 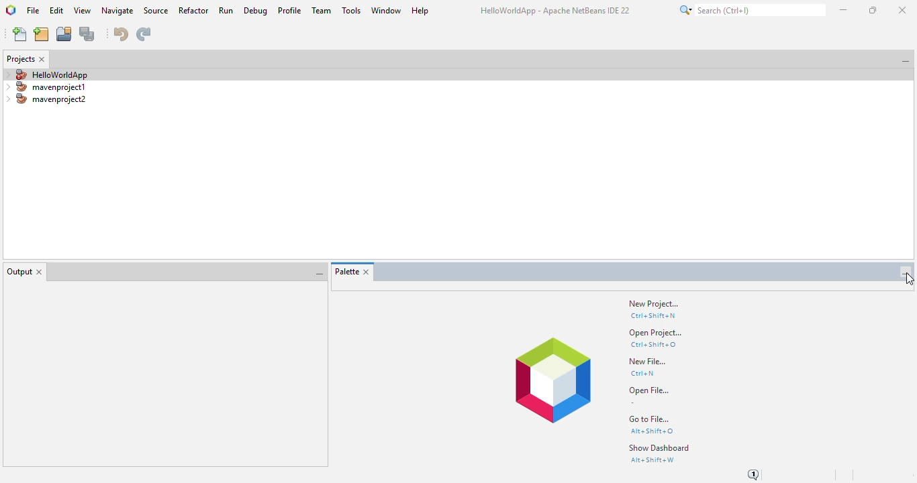 I want to click on shortcut for open project, so click(x=655, y=345).